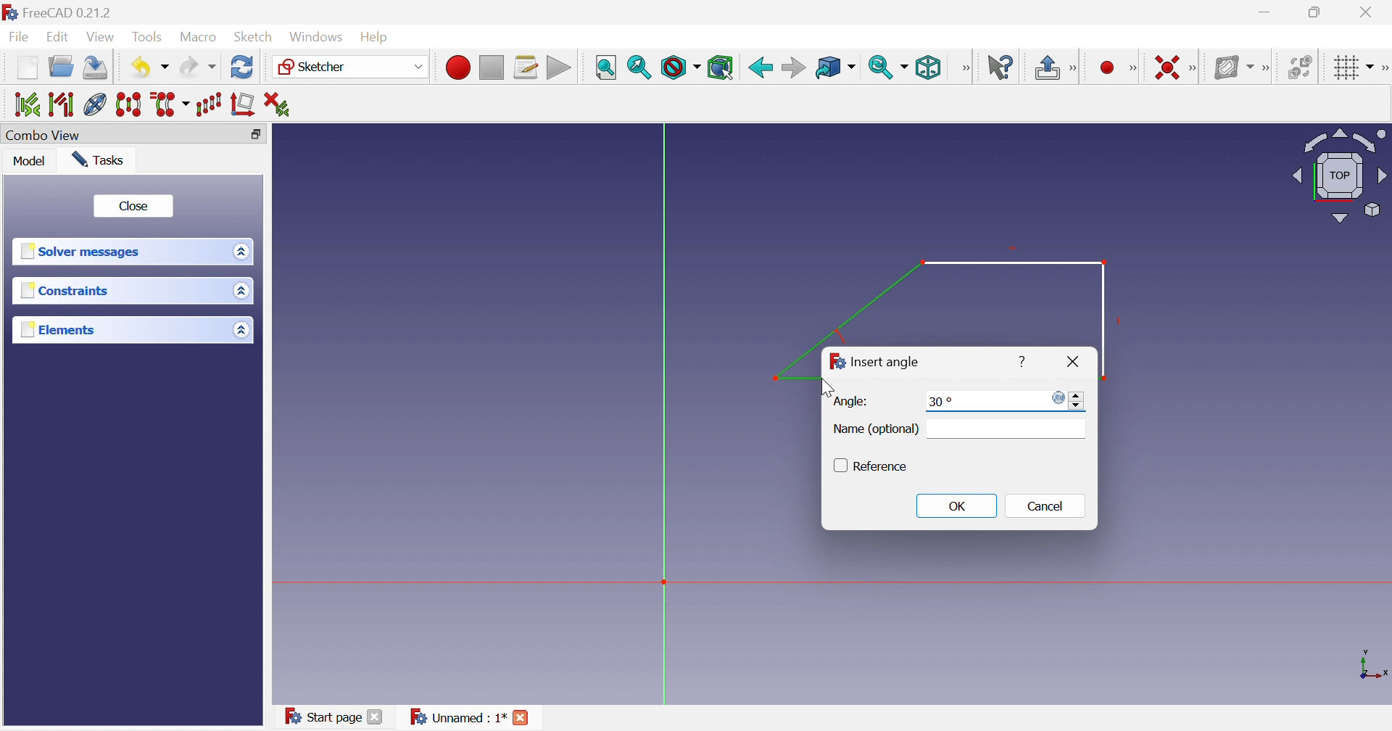 The width and height of the screenshot is (1392, 731). What do you see at coordinates (884, 467) in the screenshot?
I see `Reference` at bounding box center [884, 467].